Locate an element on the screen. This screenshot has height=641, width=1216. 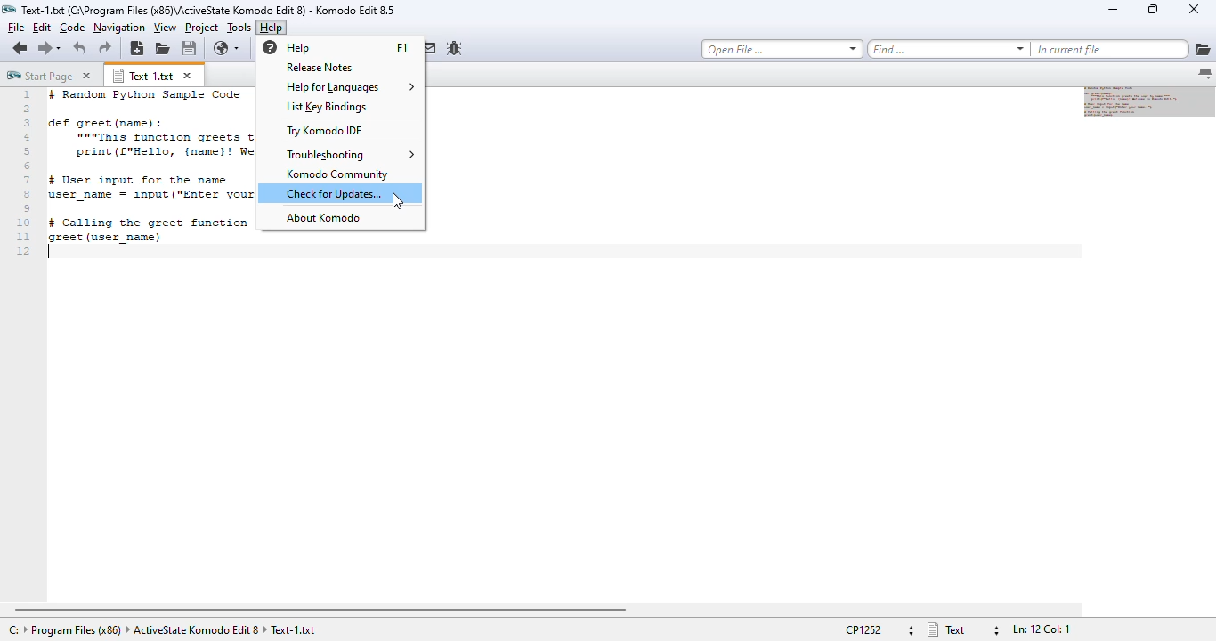
recent locations is located at coordinates (61, 47).